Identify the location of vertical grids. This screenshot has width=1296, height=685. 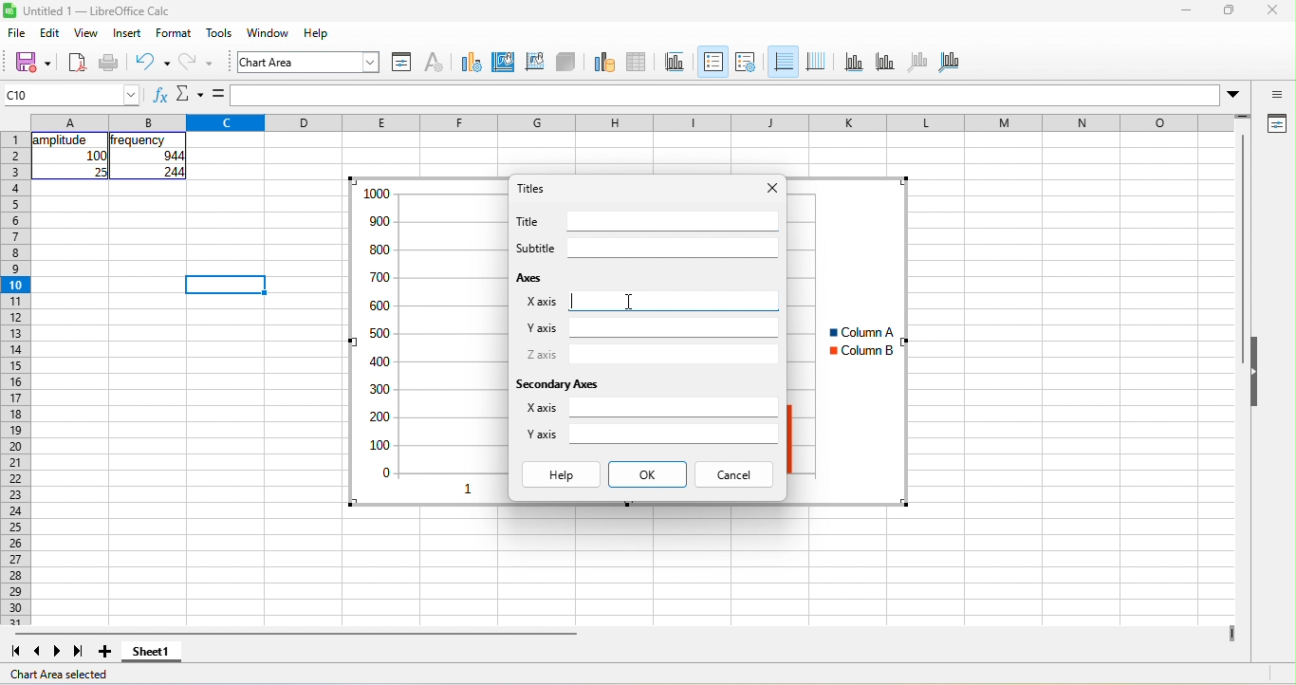
(816, 63).